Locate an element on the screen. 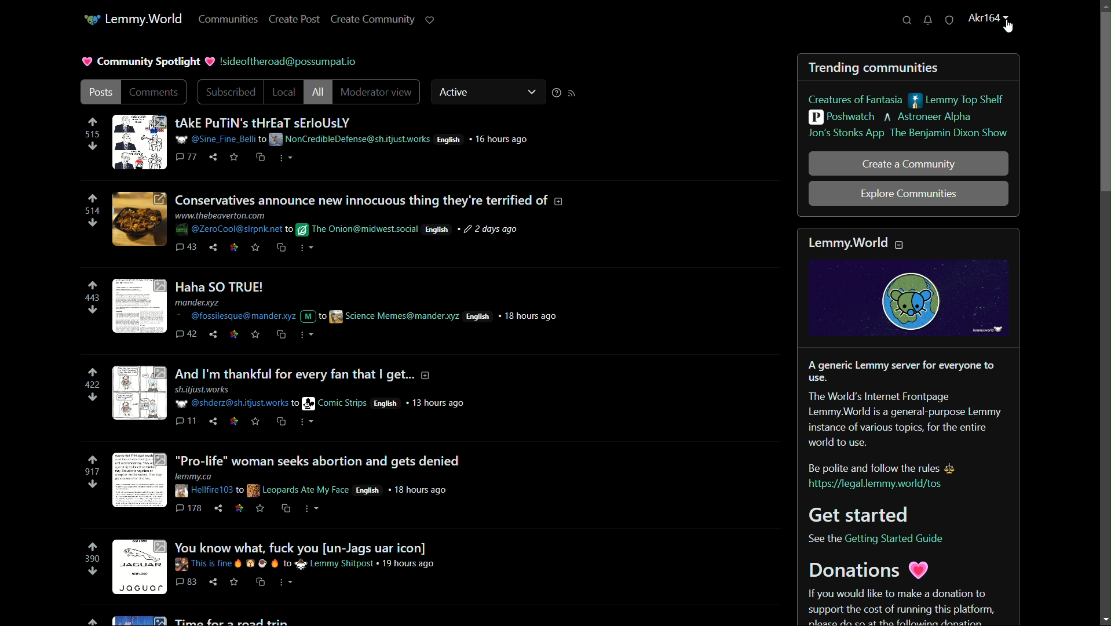 The width and height of the screenshot is (1111, 626). number of votes is located at coordinates (92, 559).